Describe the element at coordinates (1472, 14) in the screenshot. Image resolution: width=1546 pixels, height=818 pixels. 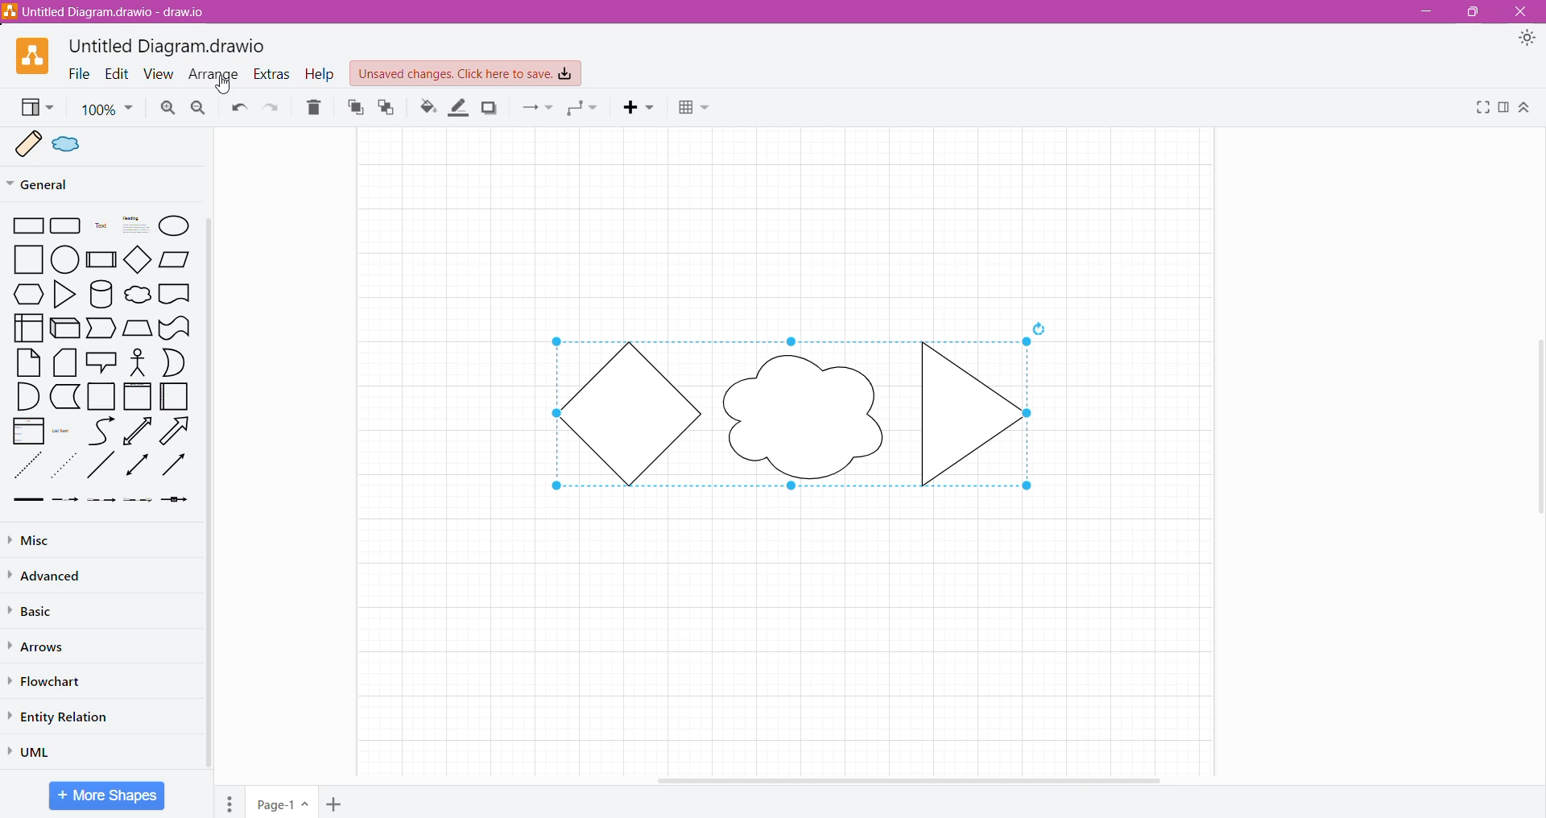
I see `Restore Down` at that location.